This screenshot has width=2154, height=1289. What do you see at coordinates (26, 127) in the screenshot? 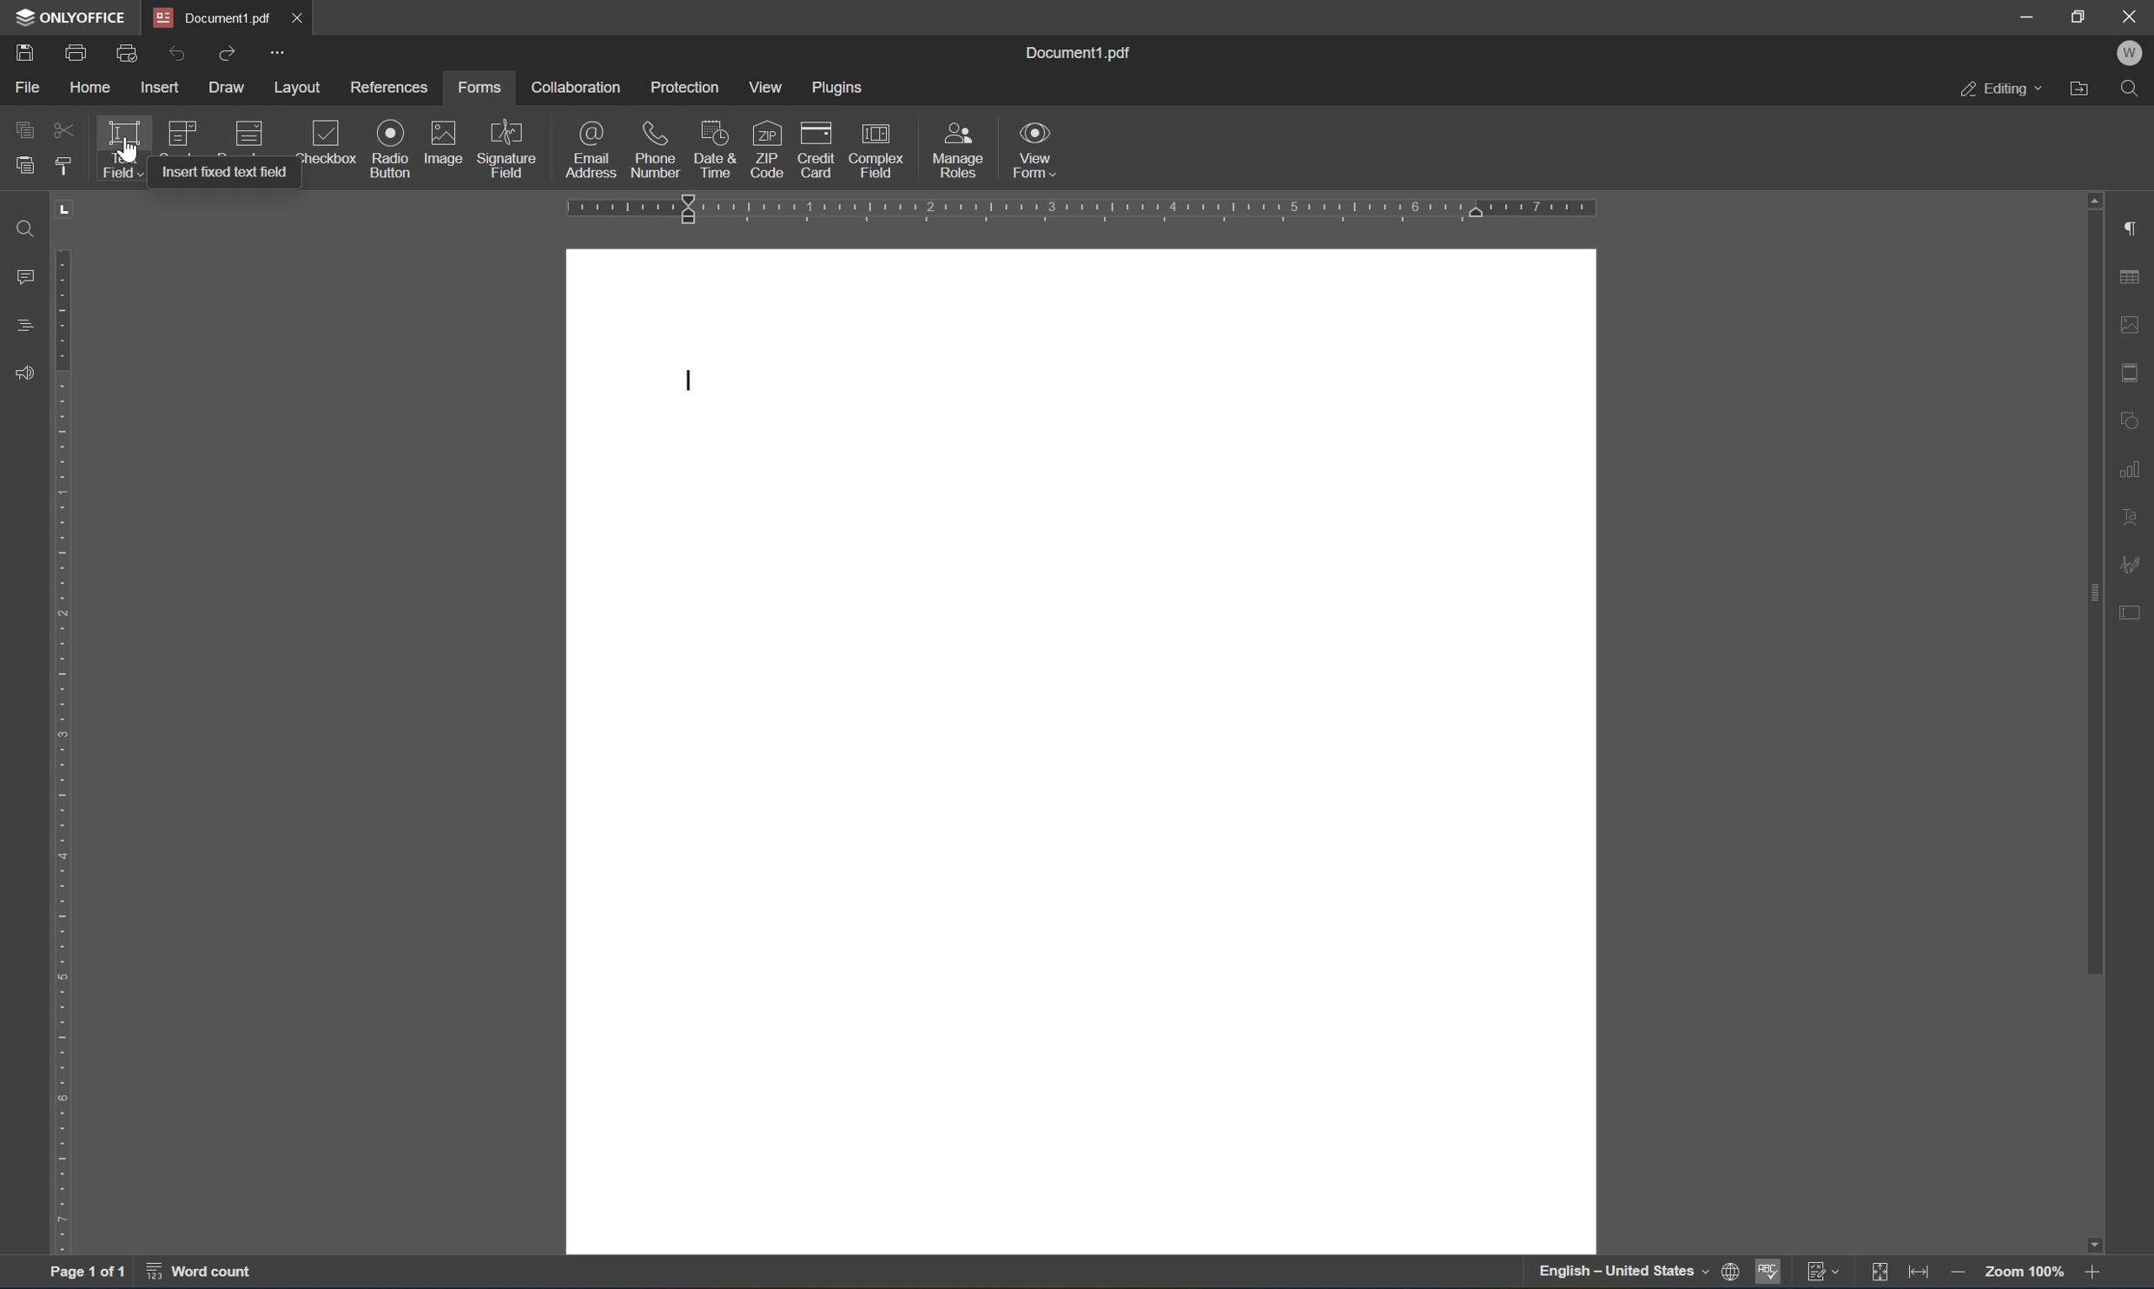
I see `copy` at bounding box center [26, 127].